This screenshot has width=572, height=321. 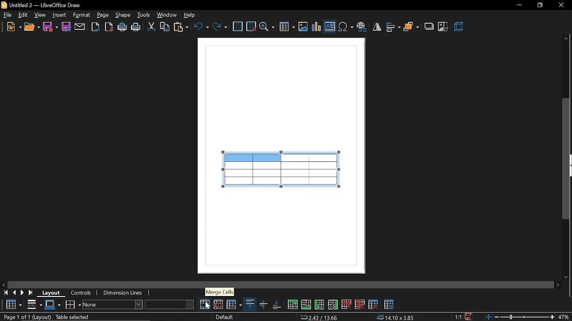 I want to click on align bottom, so click(x=277, y=304).